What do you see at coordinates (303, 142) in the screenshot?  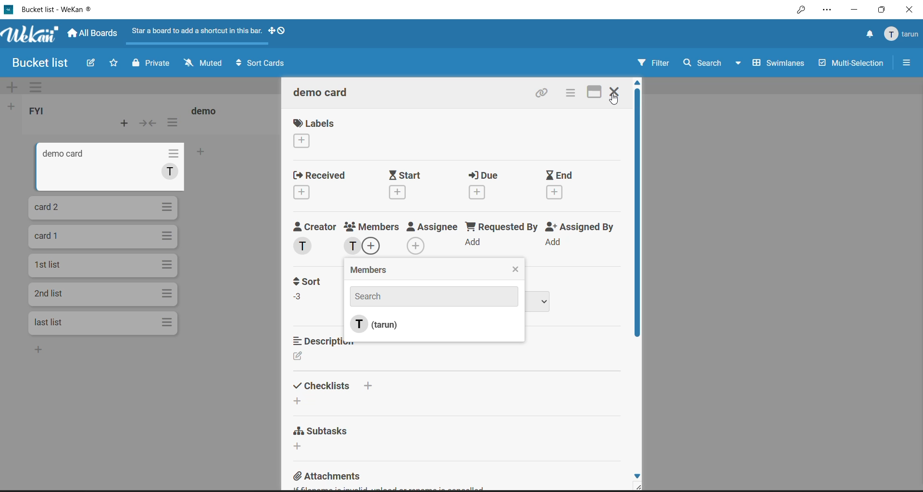 I see `change label` at bounding box center [303, 142].